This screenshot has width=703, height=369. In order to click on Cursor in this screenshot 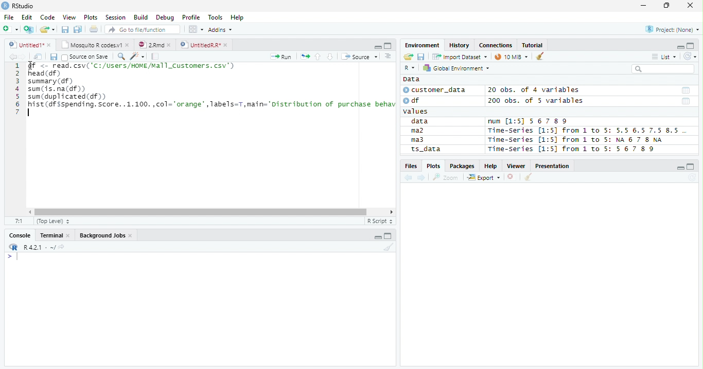, I will do `click(31, 67)`.